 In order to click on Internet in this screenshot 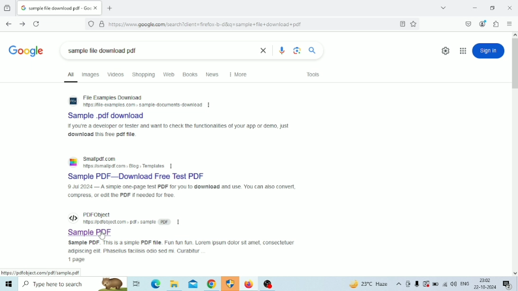, I will do `click(445, 284)`.